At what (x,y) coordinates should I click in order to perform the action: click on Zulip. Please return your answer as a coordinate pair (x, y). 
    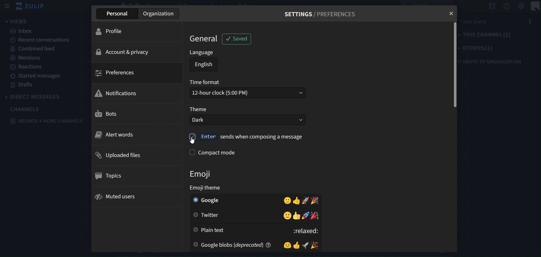
    Looking at the image, I should click on (34, 7).